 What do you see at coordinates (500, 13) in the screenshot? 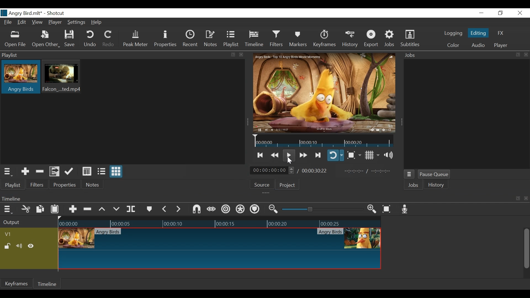
I see `Restore` at bounding box center [500, 13].